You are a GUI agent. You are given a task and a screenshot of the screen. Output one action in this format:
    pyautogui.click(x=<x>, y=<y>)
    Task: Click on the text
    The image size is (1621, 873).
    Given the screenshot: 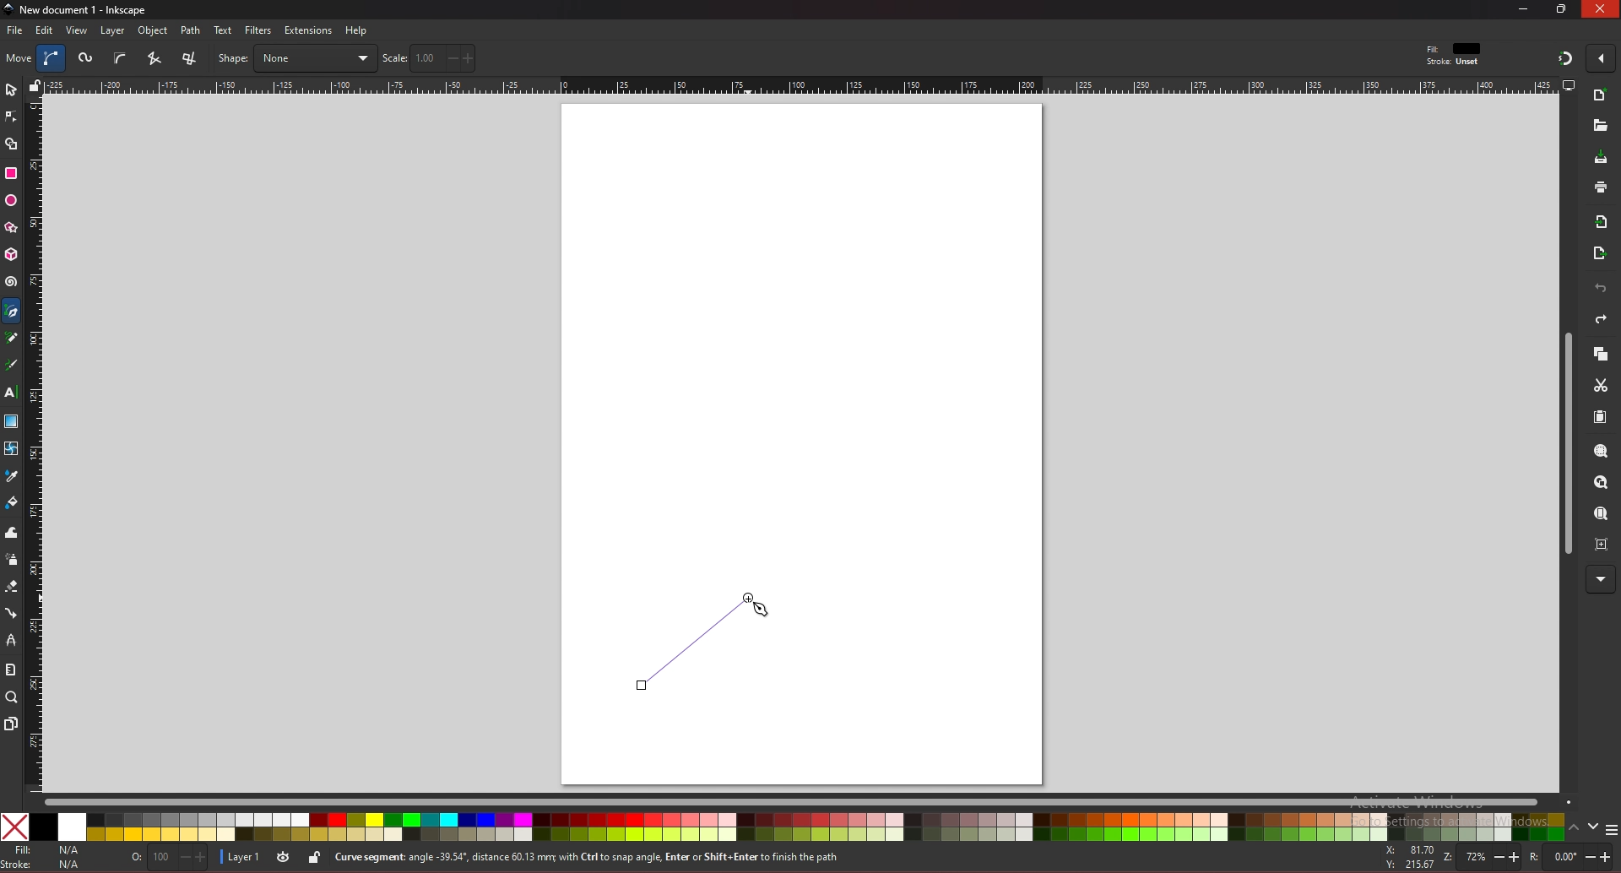 What is the action you would take?
    pyautogui.click(x=10, y=393)
    